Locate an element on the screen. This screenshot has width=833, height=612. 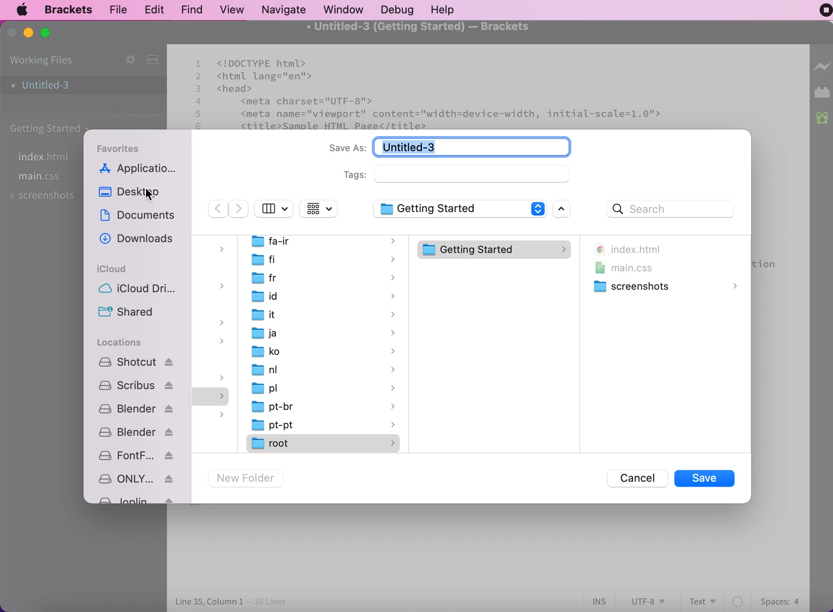
pt-pt is located at coordinates (323, 424).